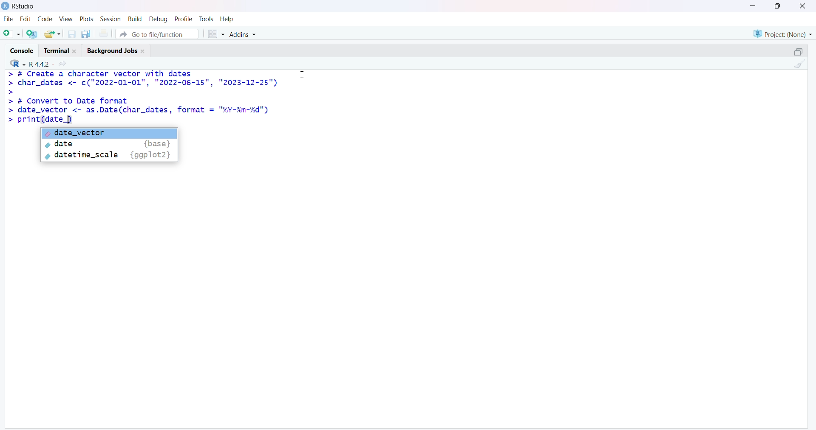  Describe the element at coordinates (18, 8) in the screenshot. I see `RStudio` at that location.